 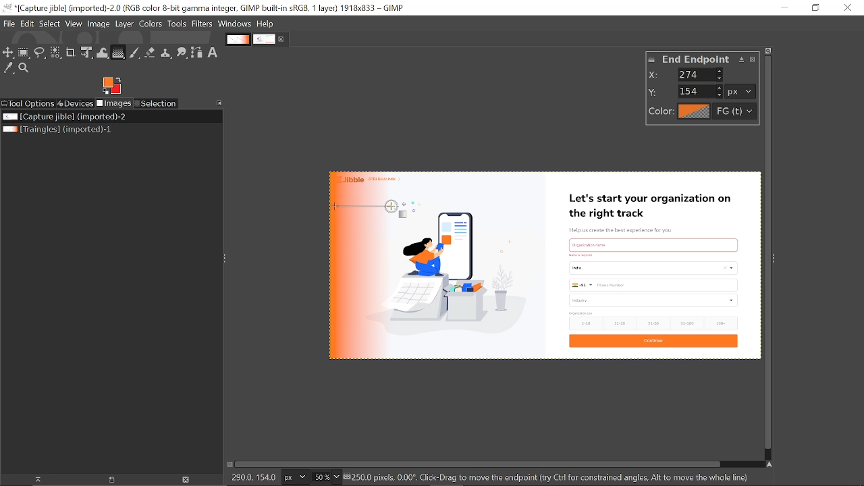 I want to click on Restore down, so click(x=817, y=8).